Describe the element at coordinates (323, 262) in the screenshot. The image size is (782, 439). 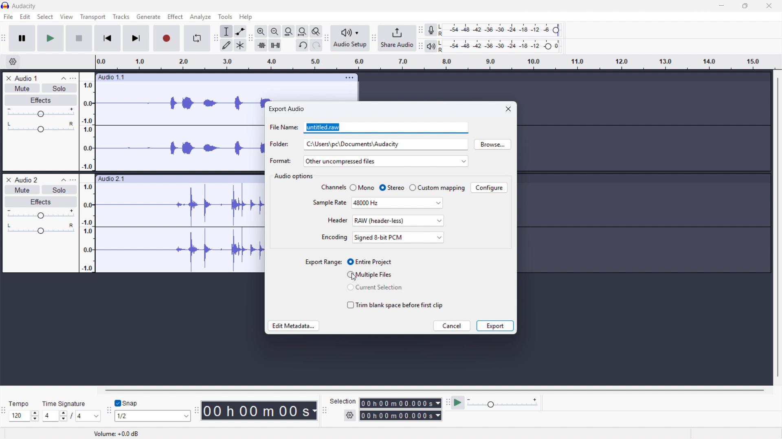
I see `export range` at that location.